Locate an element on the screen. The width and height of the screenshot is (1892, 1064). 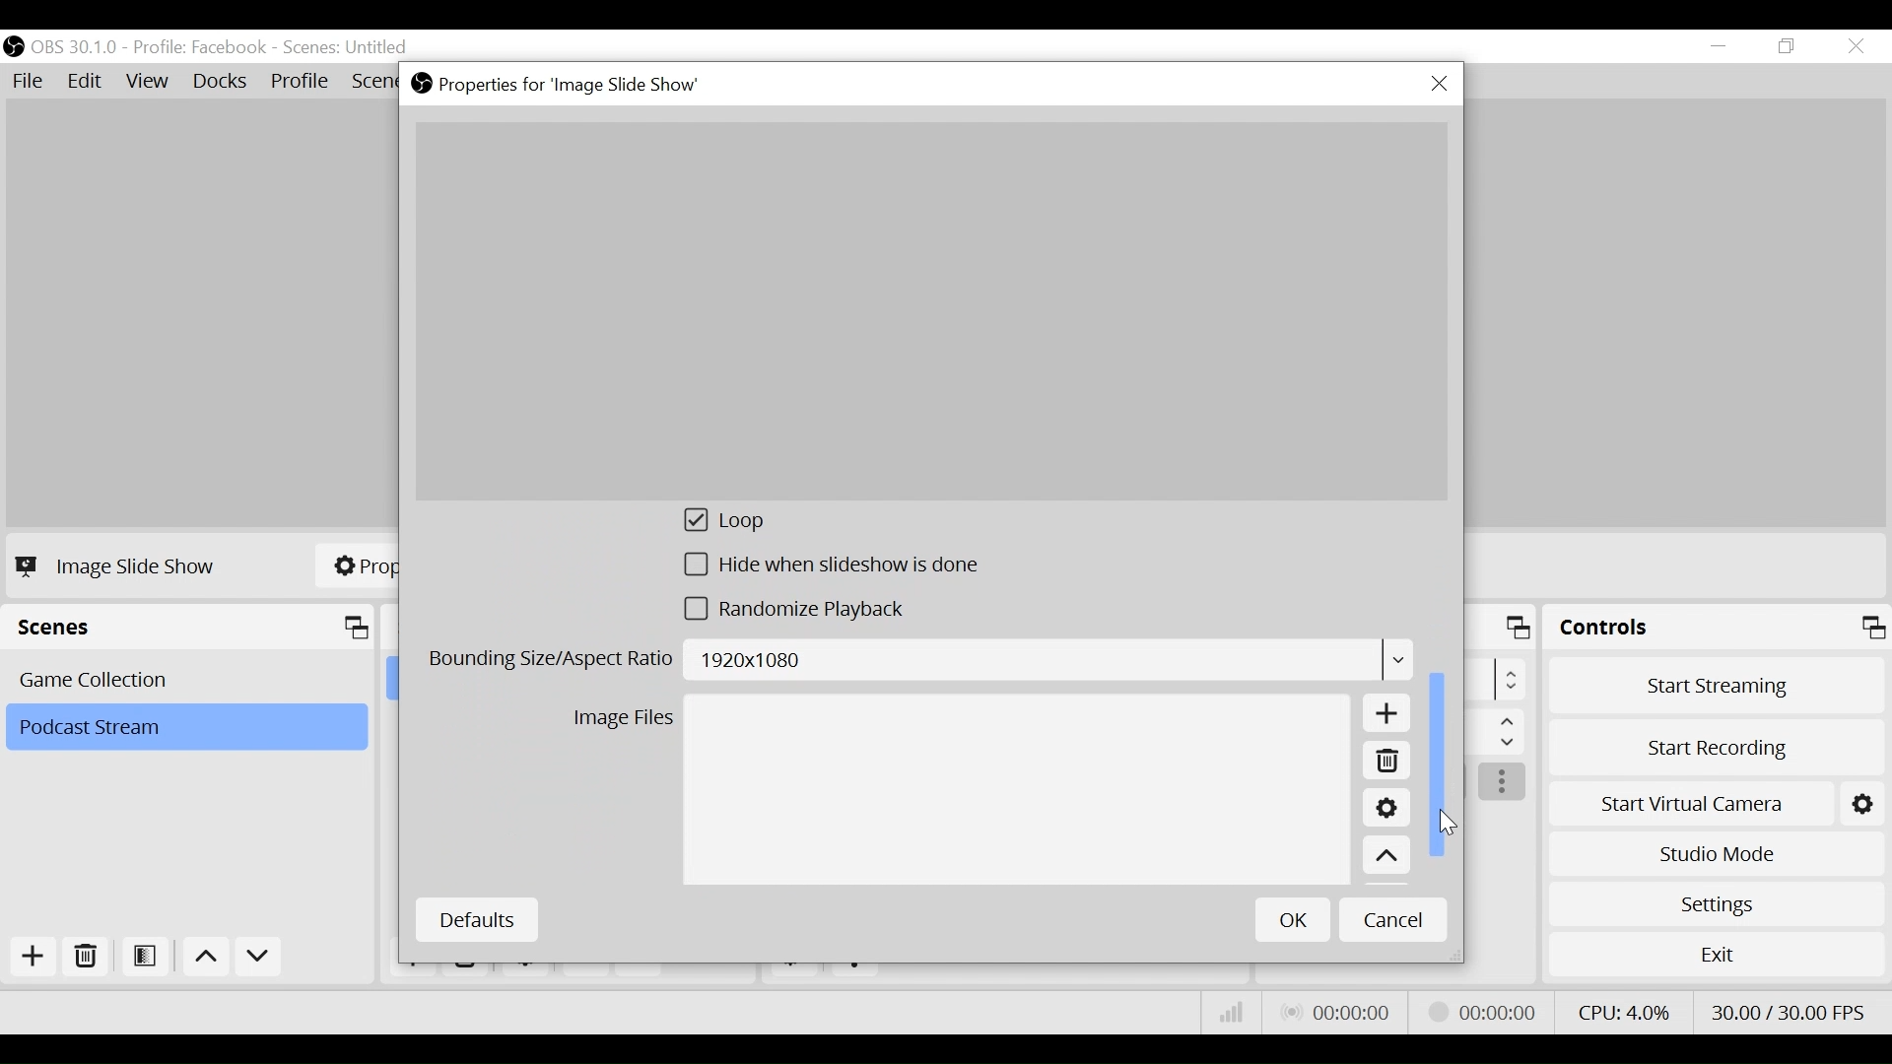
OK is located at coordinates (1293, 919).